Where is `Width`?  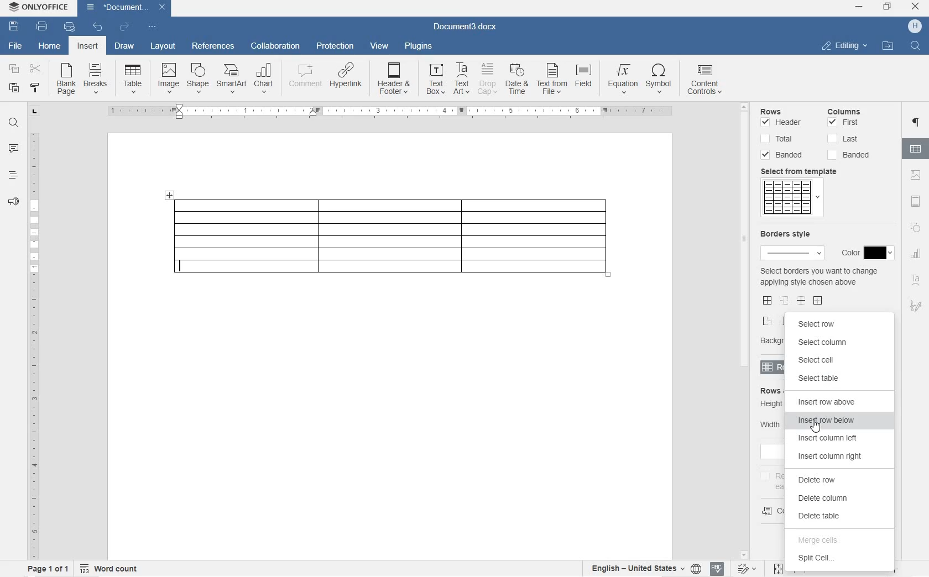 Width is located at coordinates (771, 424).